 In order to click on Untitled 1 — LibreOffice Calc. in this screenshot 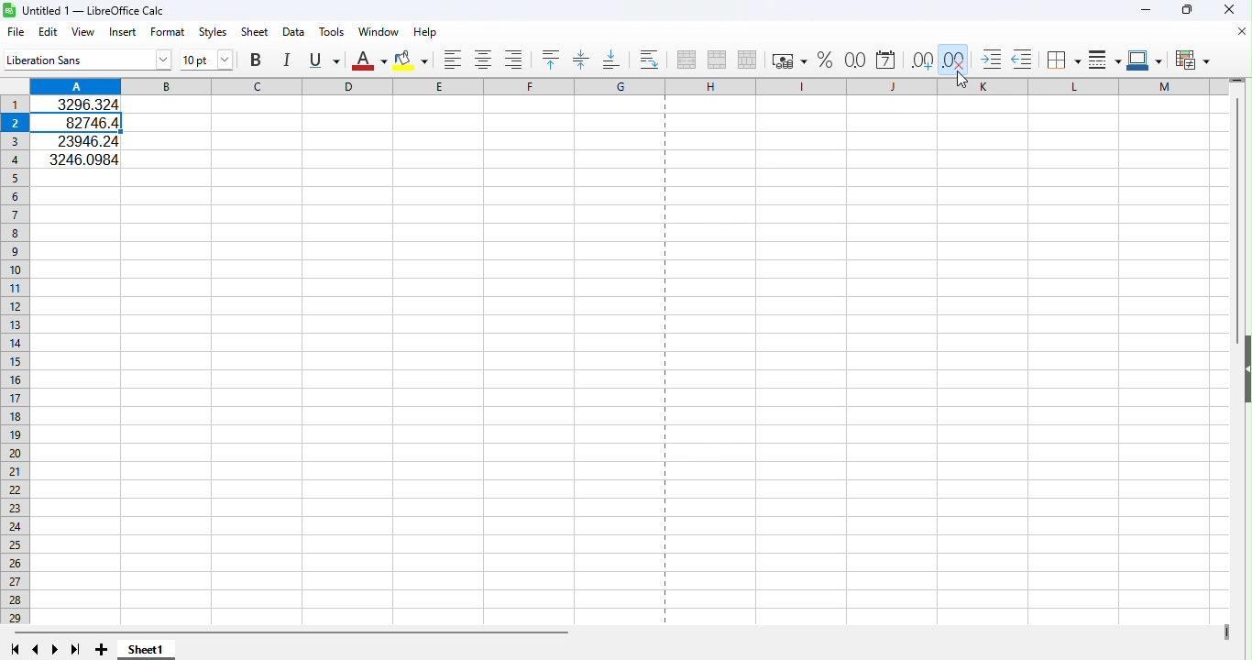, I will do `click(88, 9)`.